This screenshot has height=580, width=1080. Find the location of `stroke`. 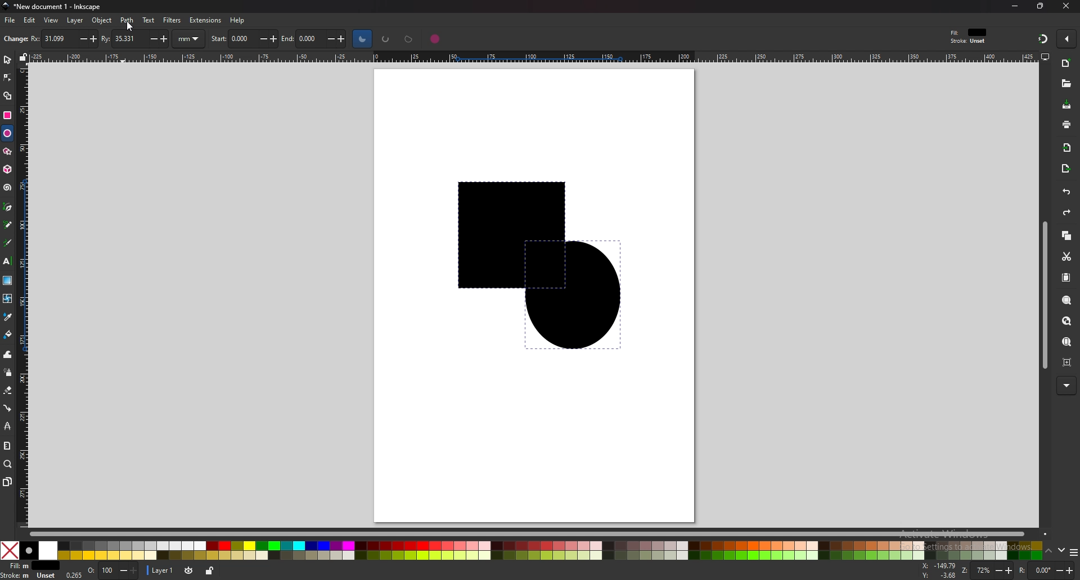

stroke is located at coordinates (30, 576).